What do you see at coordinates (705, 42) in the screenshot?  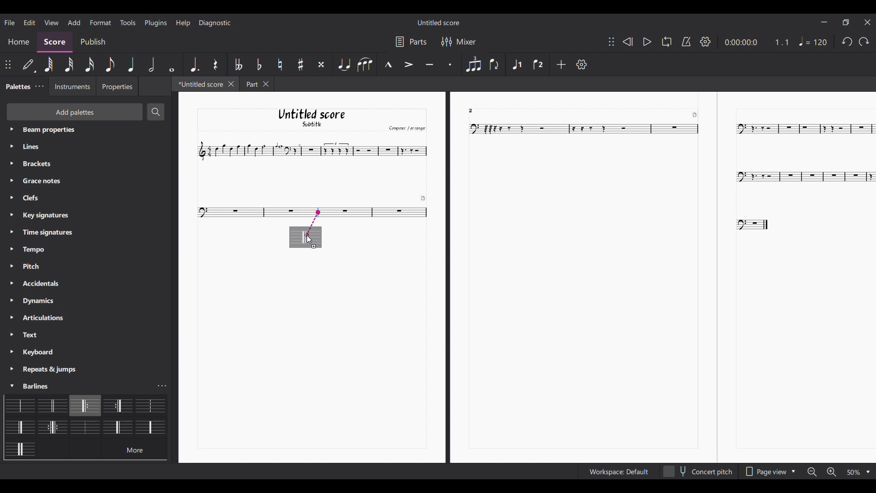 I see `Settings` at bounding box center [705, 42].